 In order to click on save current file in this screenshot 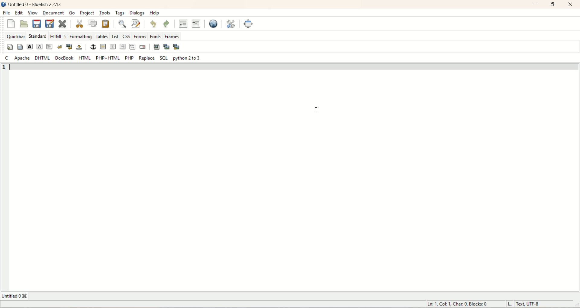, I will do `click(37, 24)`.